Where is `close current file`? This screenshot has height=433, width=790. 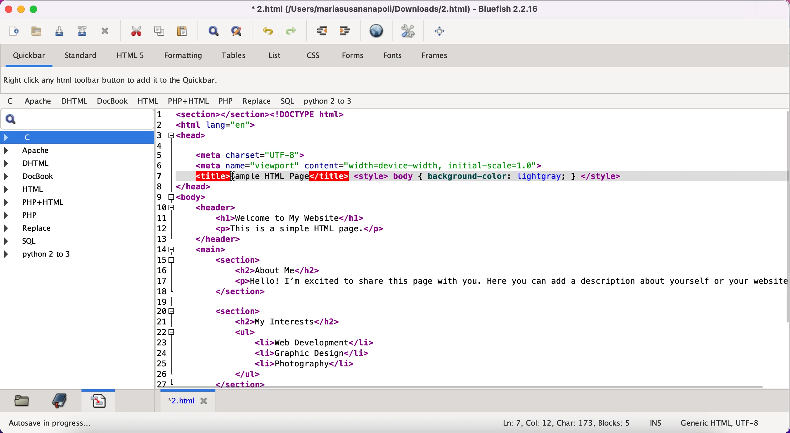
close current file is located at coordinates (105, 32).